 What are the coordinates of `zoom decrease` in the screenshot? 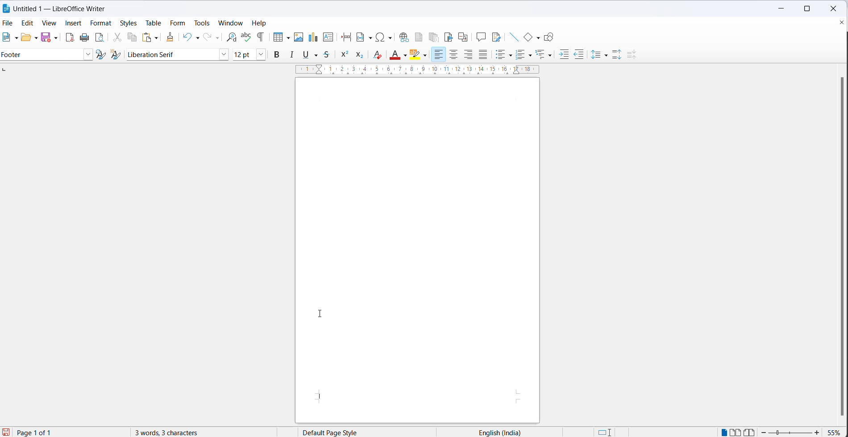 It's located at (764, 433).